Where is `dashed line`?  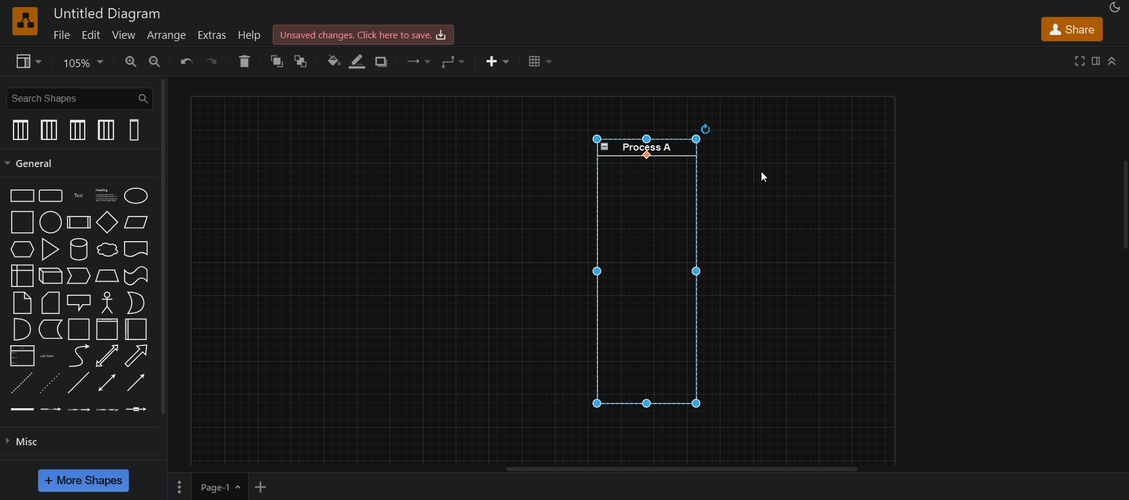
dashed line is located at coordinates (18, 384).